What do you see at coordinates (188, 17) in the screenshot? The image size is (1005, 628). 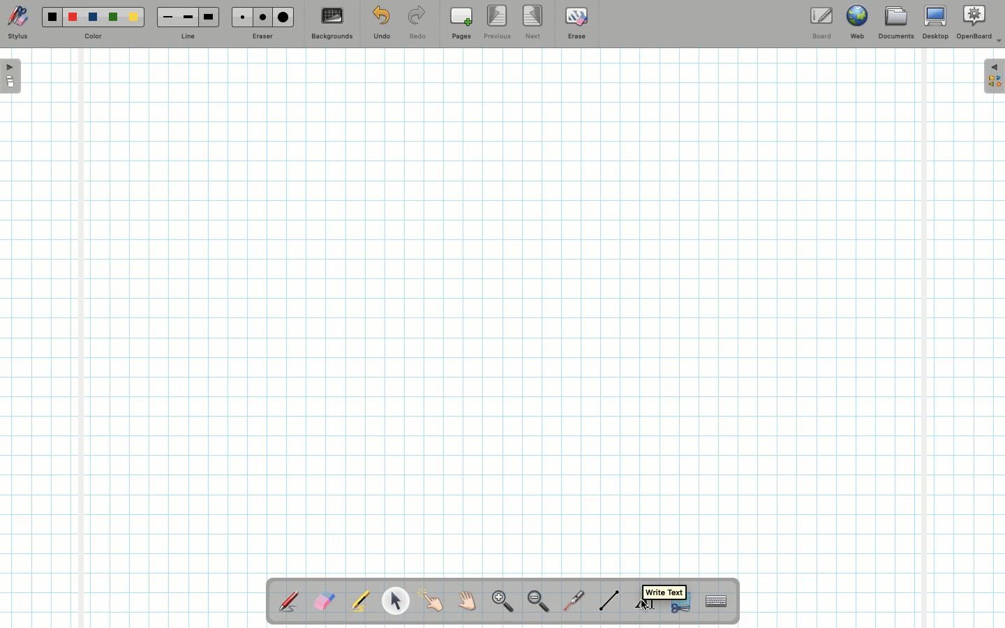 I see `Medium line` at bounding box center [188, 17].